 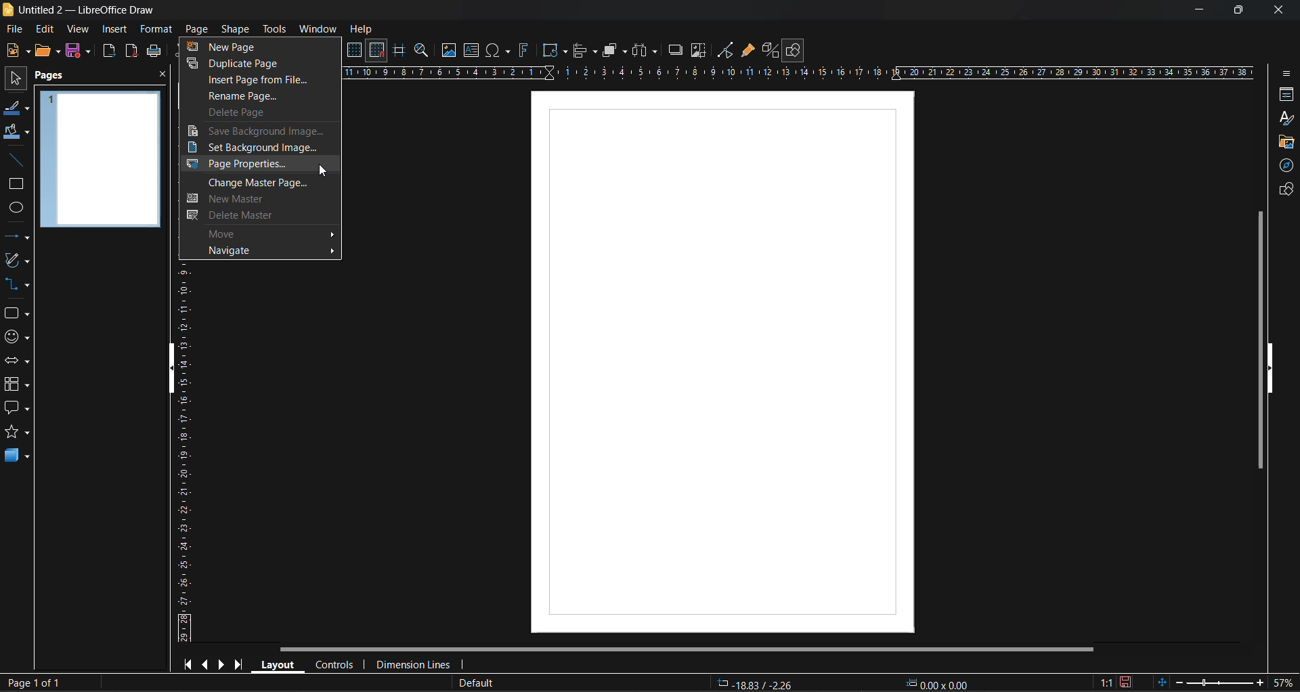 I want to click on hide, so click(x=165, y=370).